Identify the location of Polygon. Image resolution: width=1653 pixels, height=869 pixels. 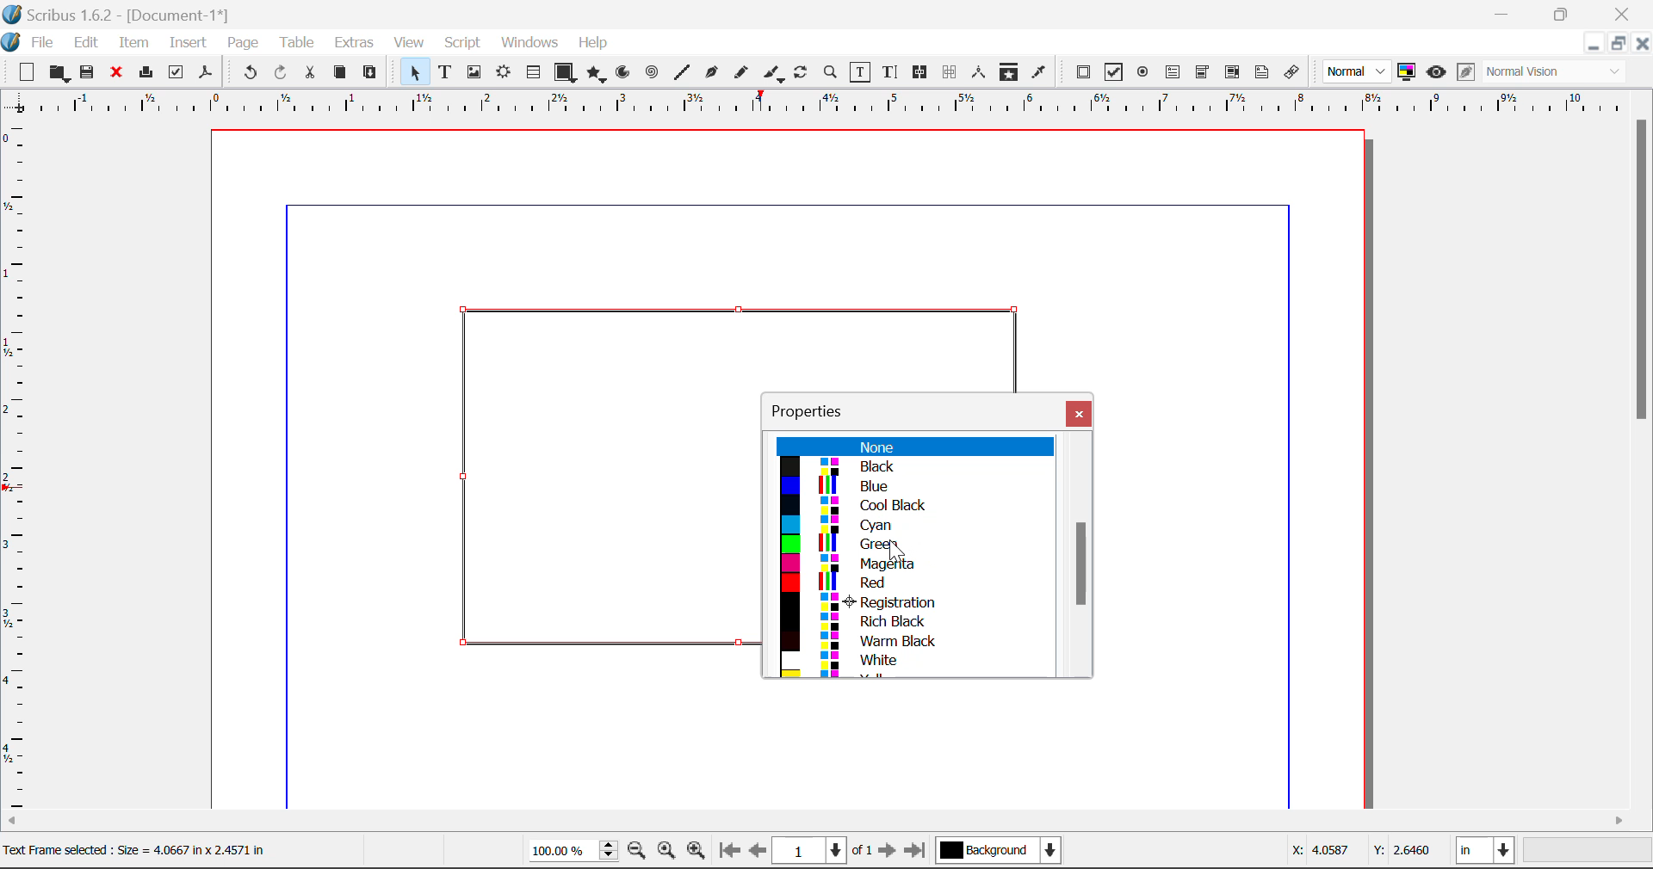
(597, 74).